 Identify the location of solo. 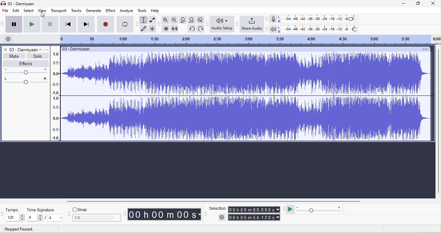
(38, 56).